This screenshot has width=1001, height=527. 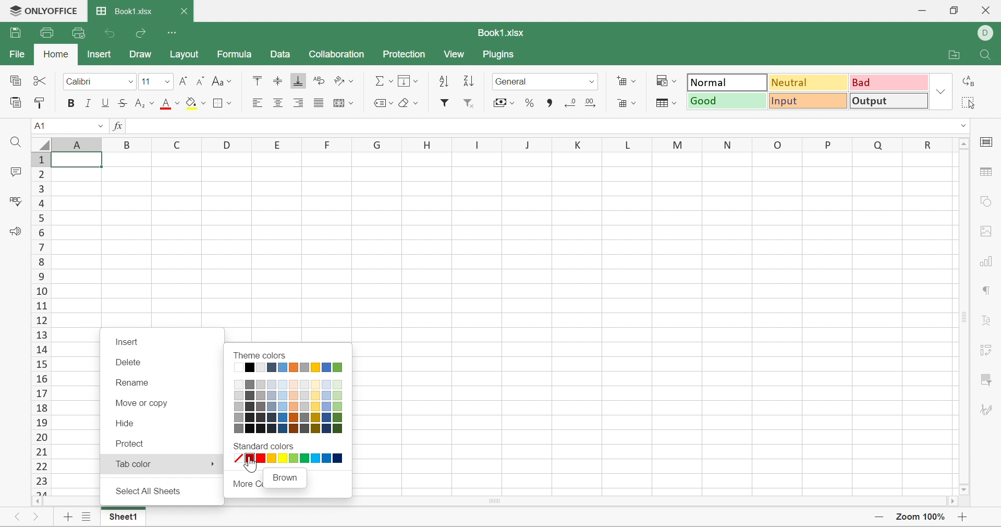 I want to click on Chart settings, so click(x=984, y=261).